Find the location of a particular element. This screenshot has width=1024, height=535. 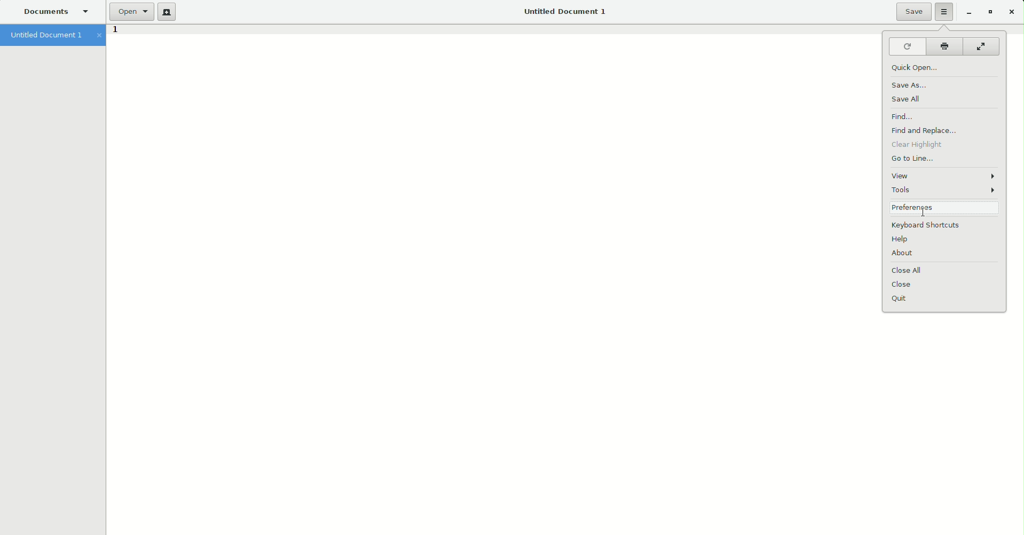

Open is located at coordinates (131, 12).